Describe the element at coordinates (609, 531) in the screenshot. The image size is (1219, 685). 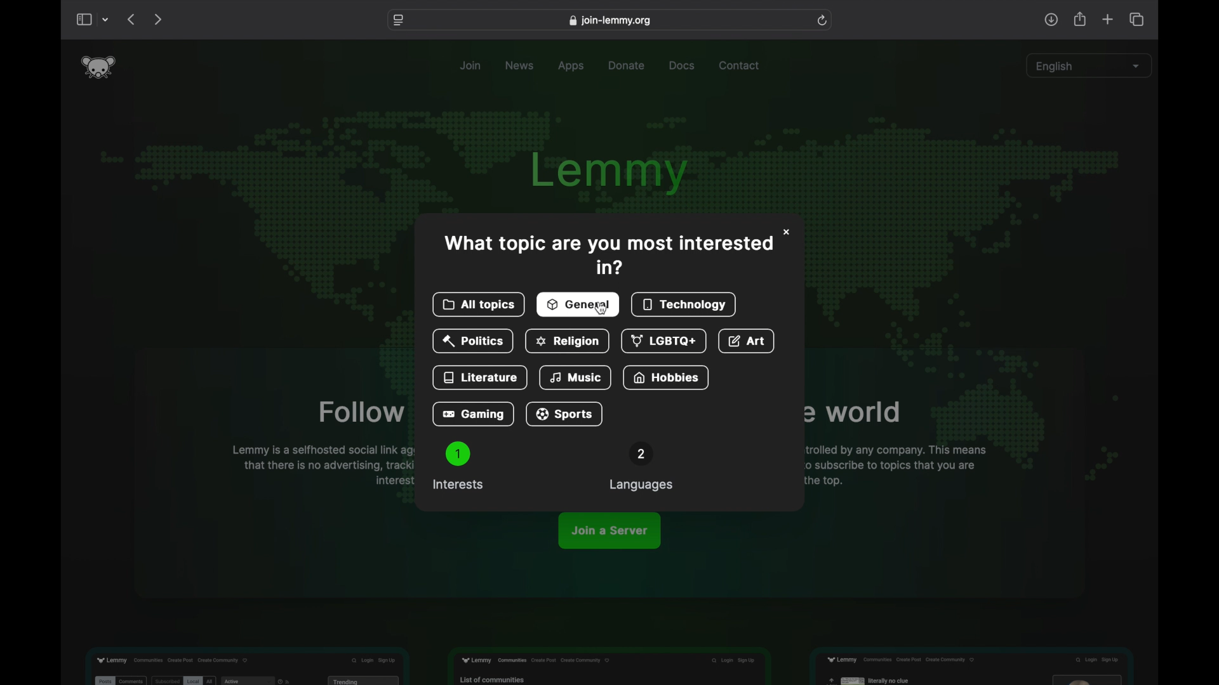
I see `join a server` at that location.